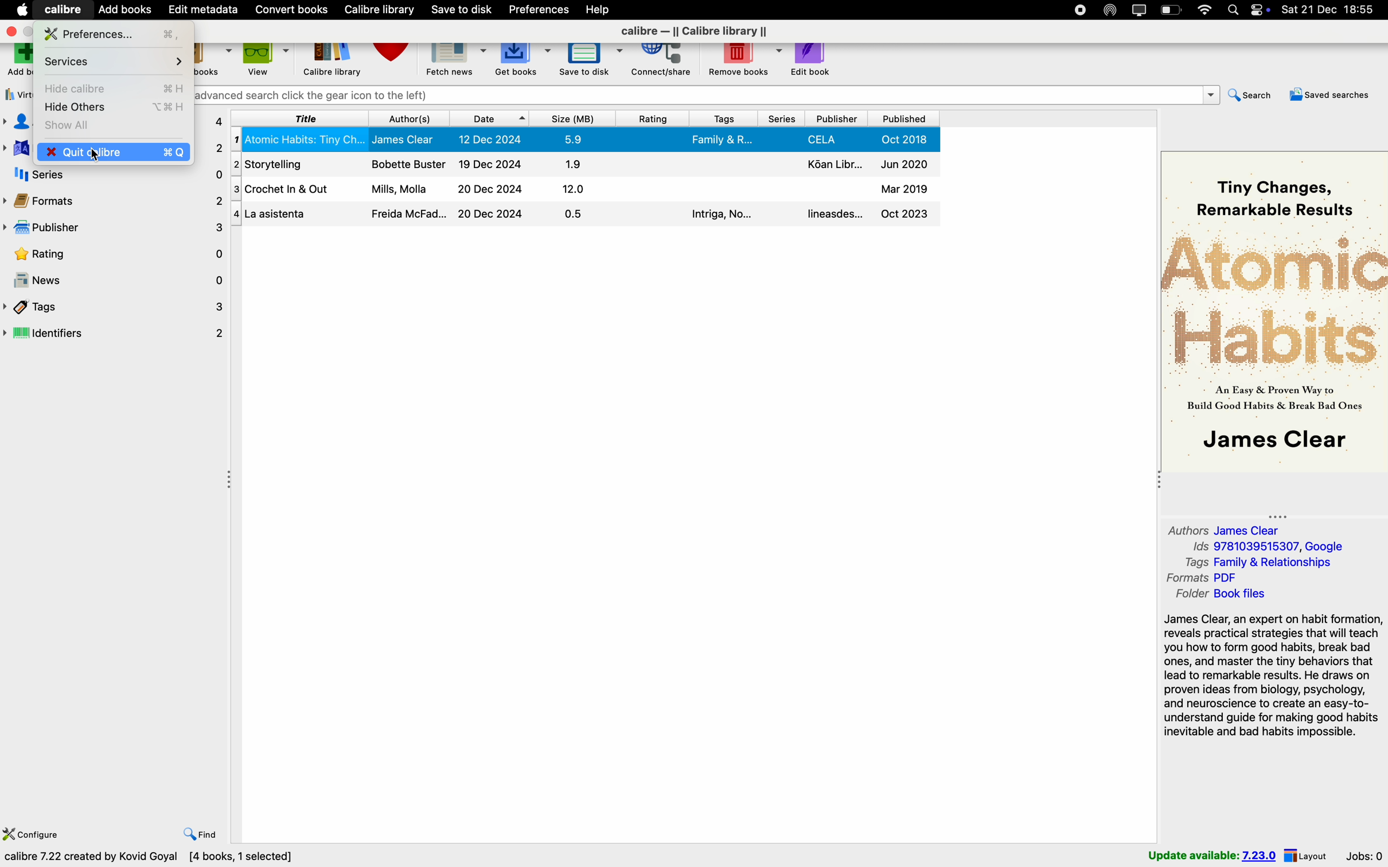  Describe the element at coordinates (200, 834) in the screenshot. I see `find` at that location.